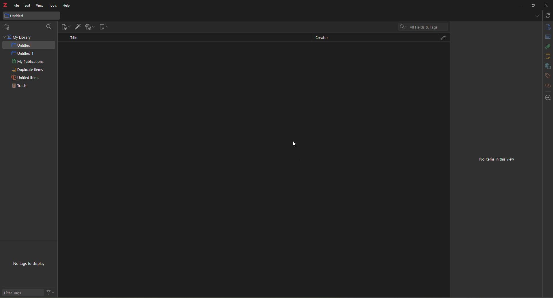 The width and height of the screenshot is (553, 298). What do you see at coordinates (50, 293) in the screenshot?
I see `actions` at bounding box center [50, 293].